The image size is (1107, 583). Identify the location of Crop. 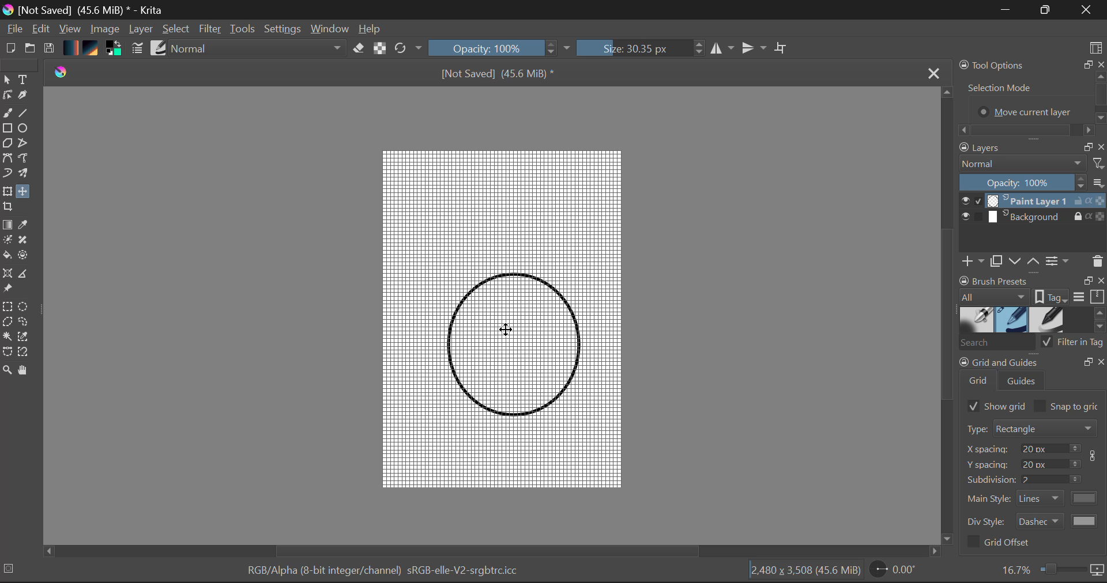
(9, 207).